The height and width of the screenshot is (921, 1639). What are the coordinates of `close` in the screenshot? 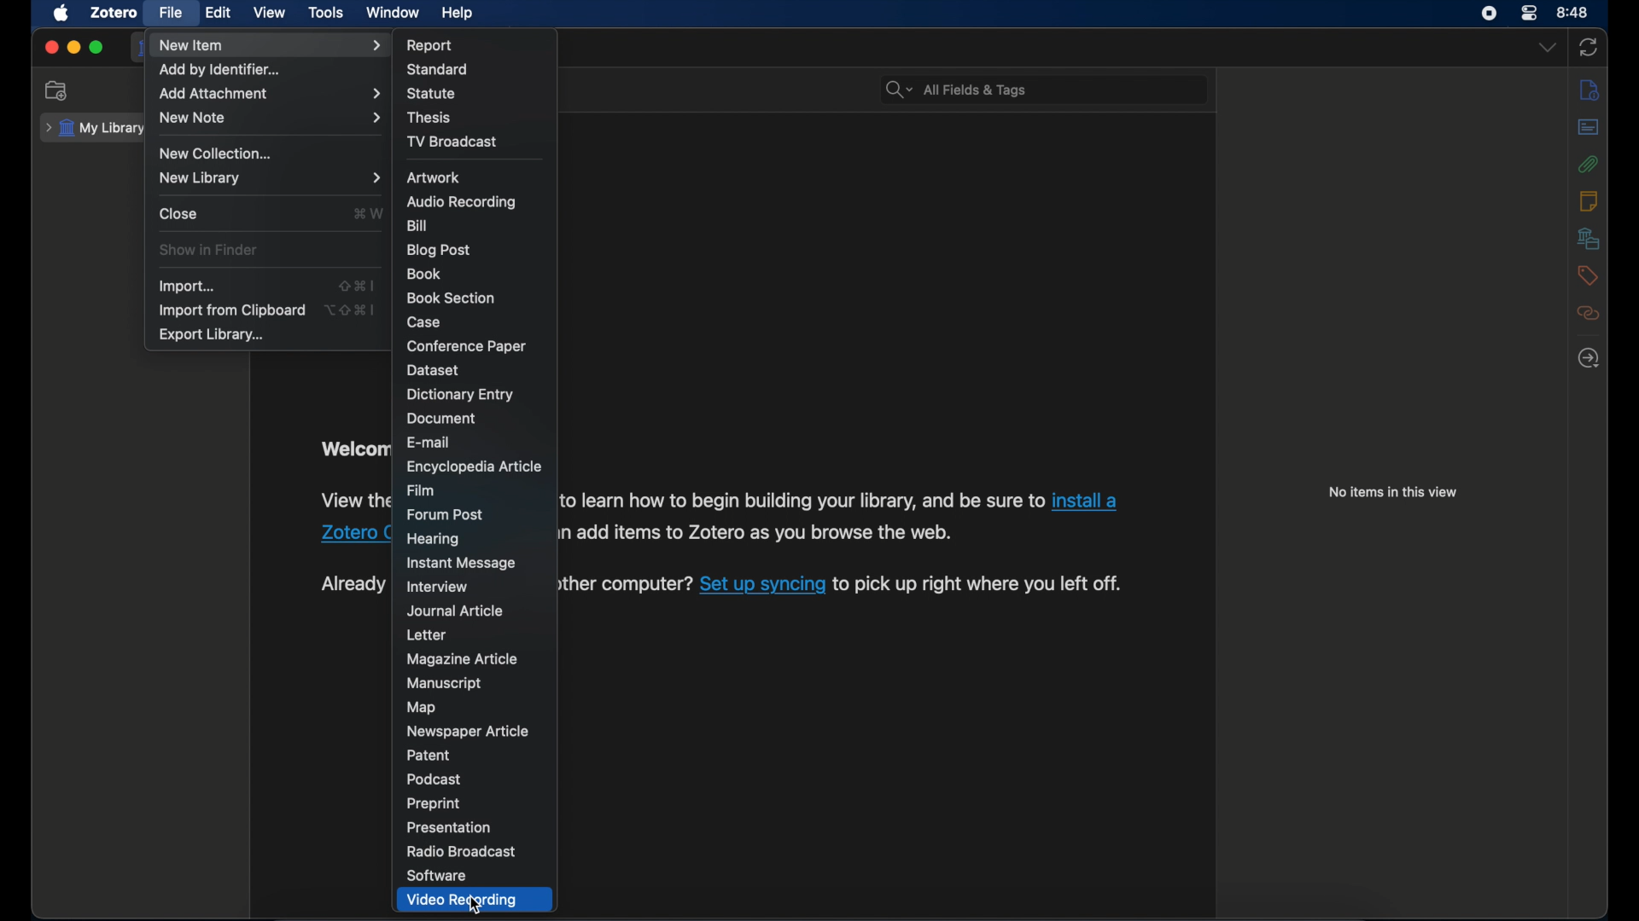 It's located at (369, 212).